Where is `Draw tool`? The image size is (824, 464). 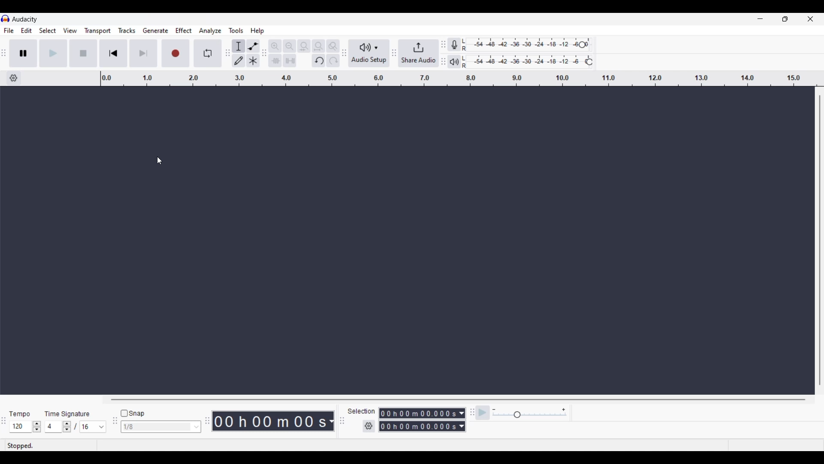
Draw tool is located at coordinates (239, 61).